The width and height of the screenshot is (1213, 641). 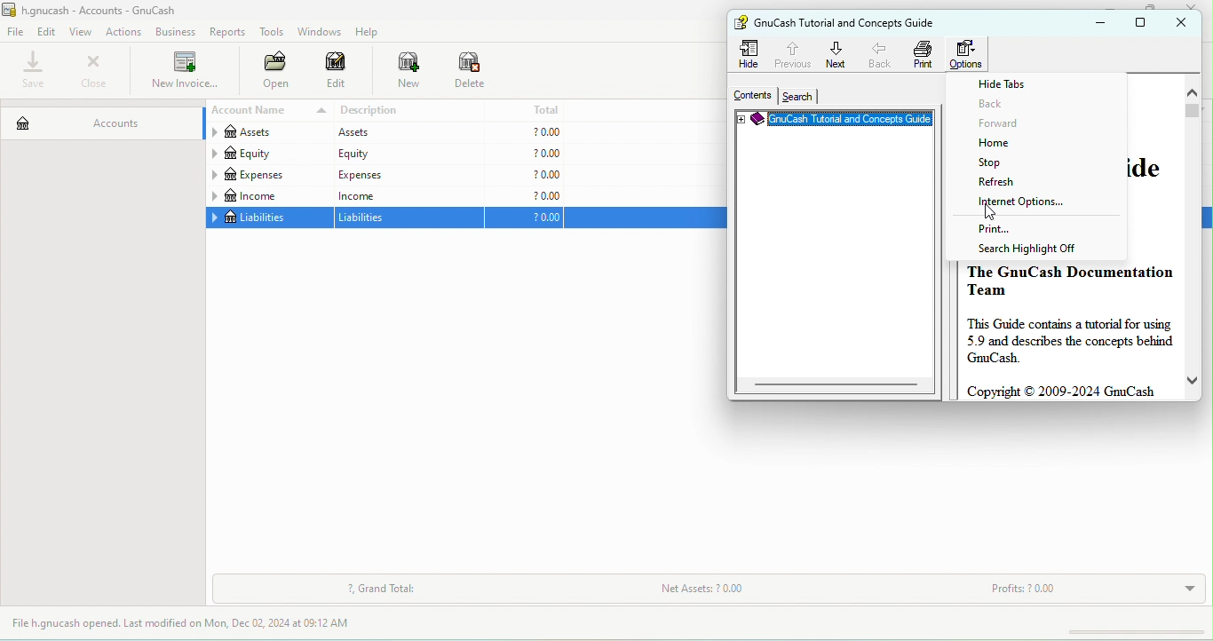 What do you see at coordinates (1019, 209) in the screenshot?
I see `internet option` at bounding box center [1019, 209].